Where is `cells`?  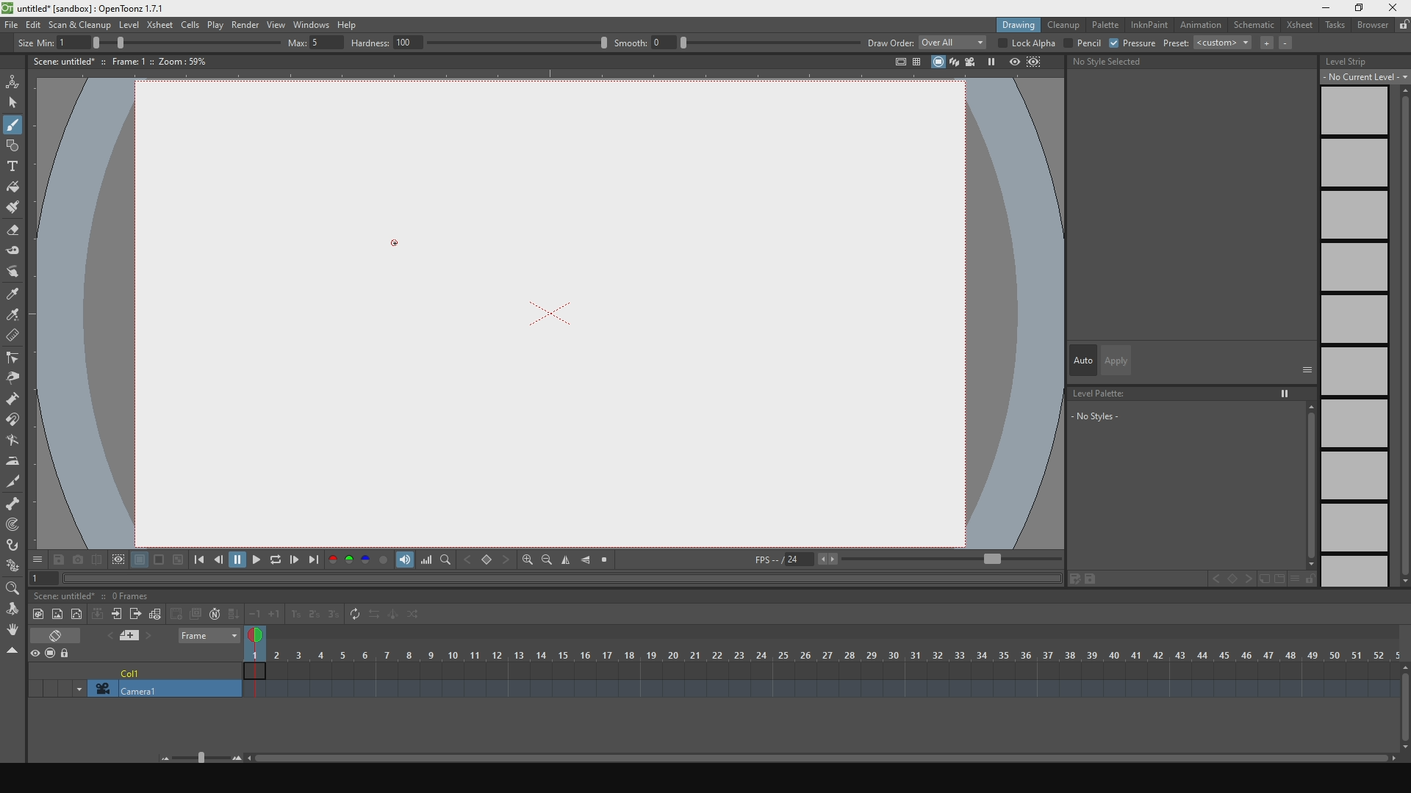
cells is located at coordinates (190, 25).